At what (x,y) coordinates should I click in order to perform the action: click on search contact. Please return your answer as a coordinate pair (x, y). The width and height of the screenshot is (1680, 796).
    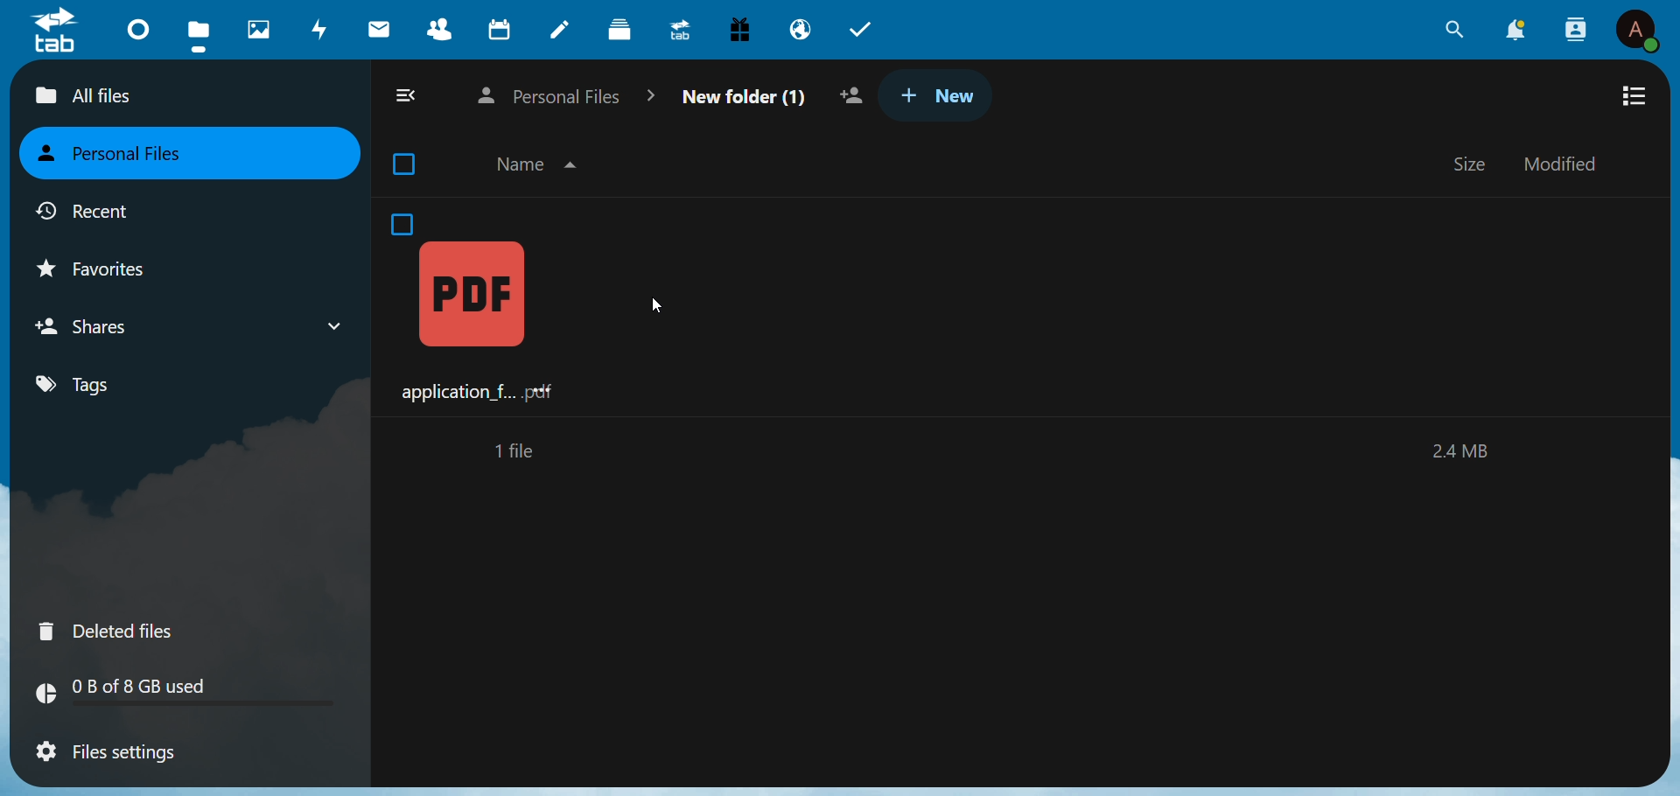
    Looking at the image, I should click on (1573, 27).